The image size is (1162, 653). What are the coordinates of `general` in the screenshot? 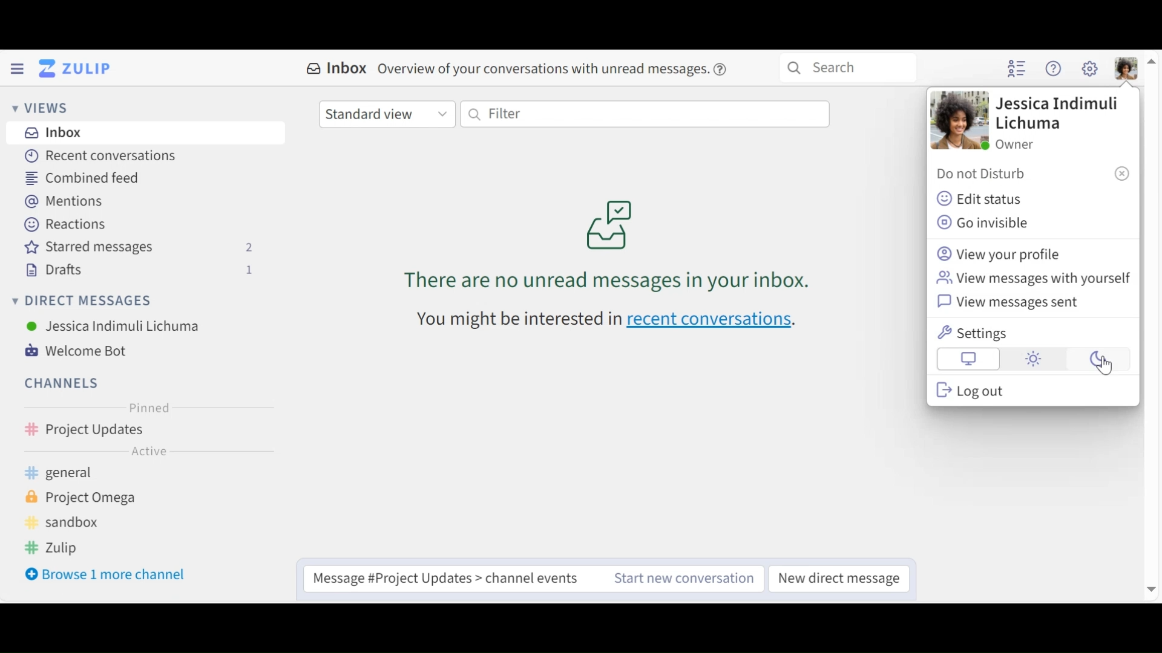 It's located at (76, 474).